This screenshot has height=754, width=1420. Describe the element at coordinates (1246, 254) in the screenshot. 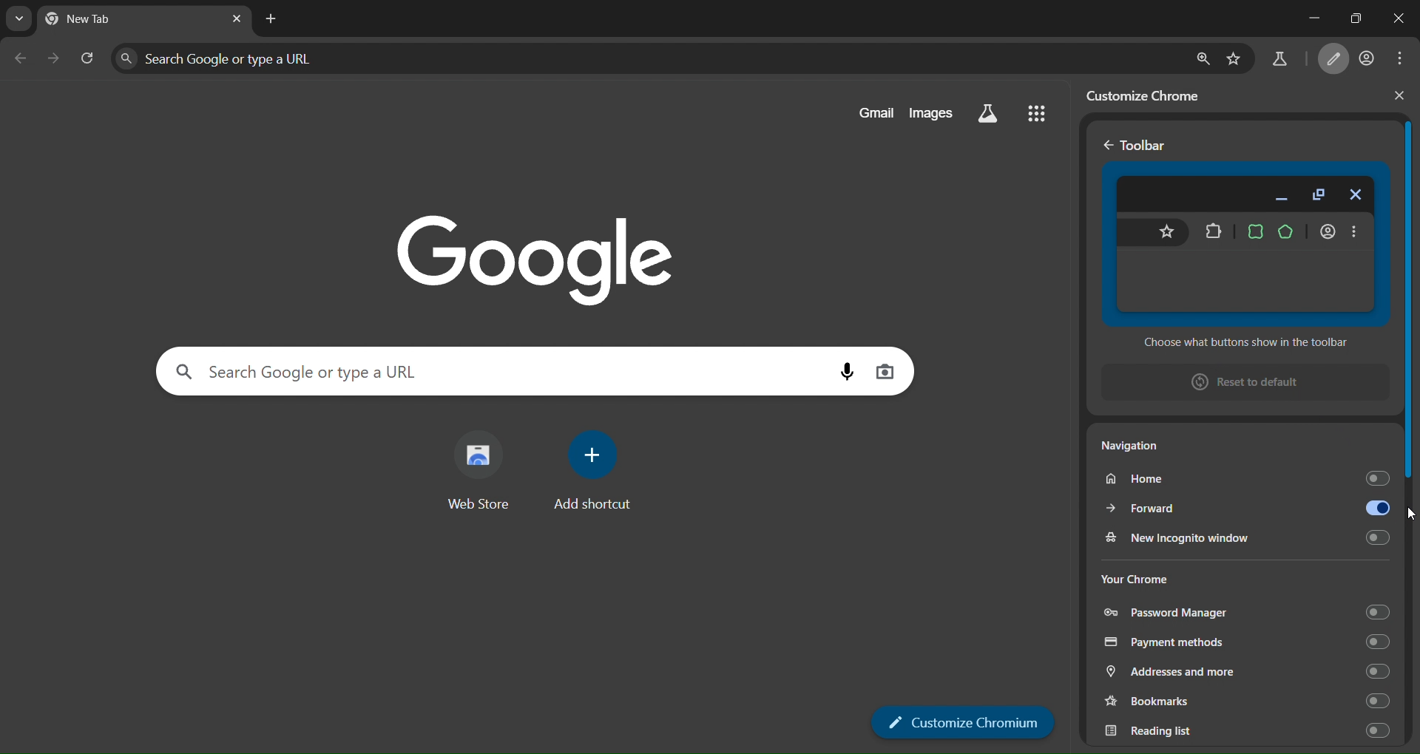

I see `toolbar preview` at that location.